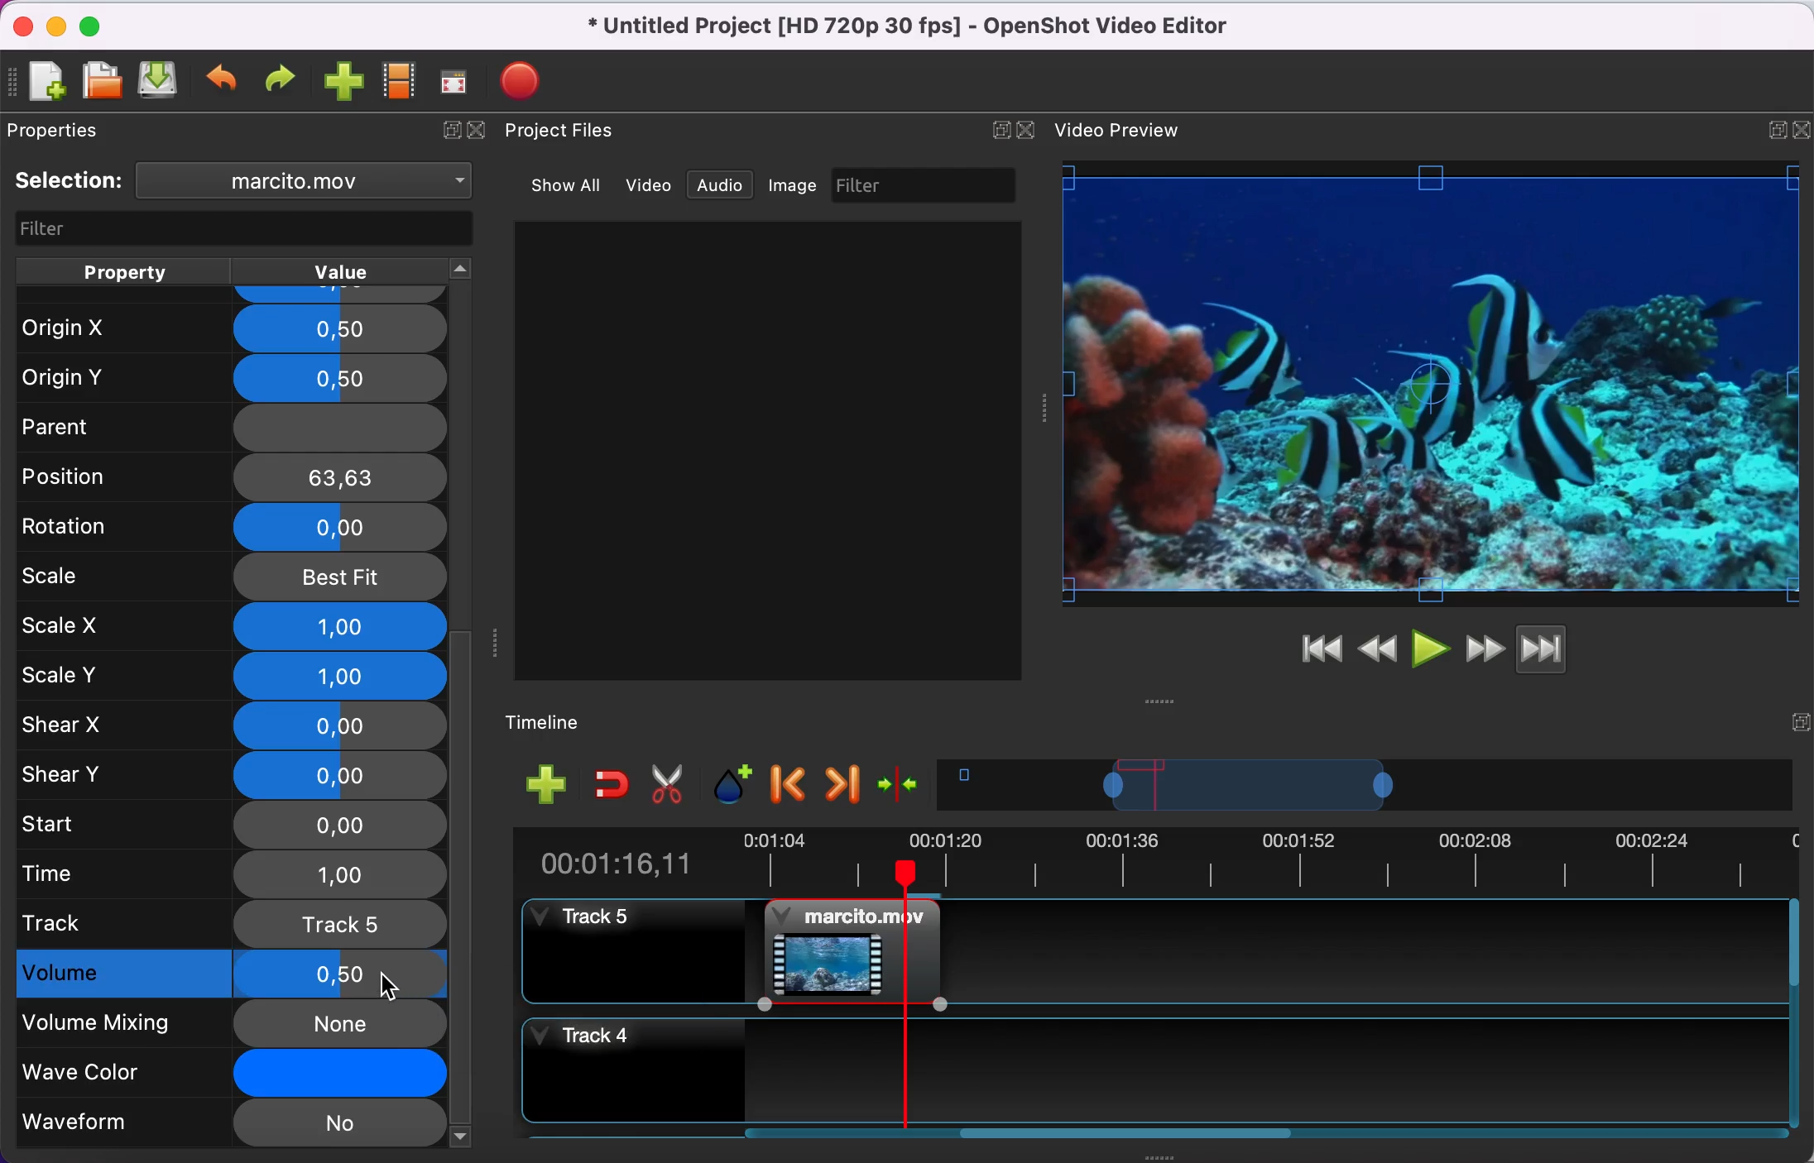 This screenshot has width=1814, height=1163. What do you see at coordinates (607, 785) in the screenshot?
I see `enable snapping` at bounding box center [607, 785].